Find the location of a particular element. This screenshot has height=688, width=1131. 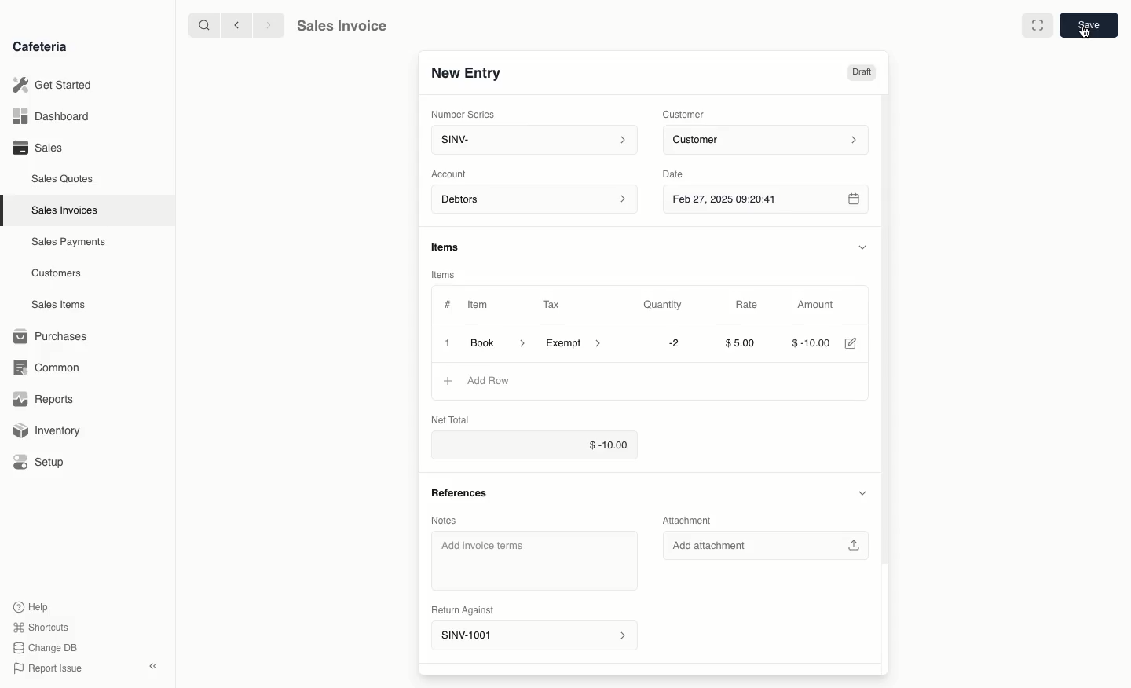

‘Number Series is located at coordinates (463, 112).